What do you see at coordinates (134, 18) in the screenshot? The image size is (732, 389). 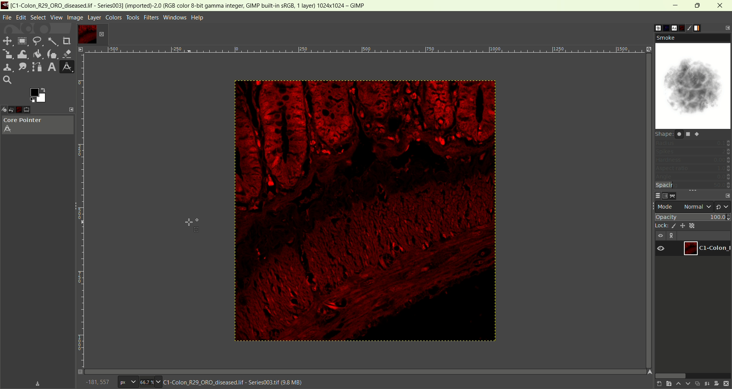 I see `tools` at bounding box center [134, 18].